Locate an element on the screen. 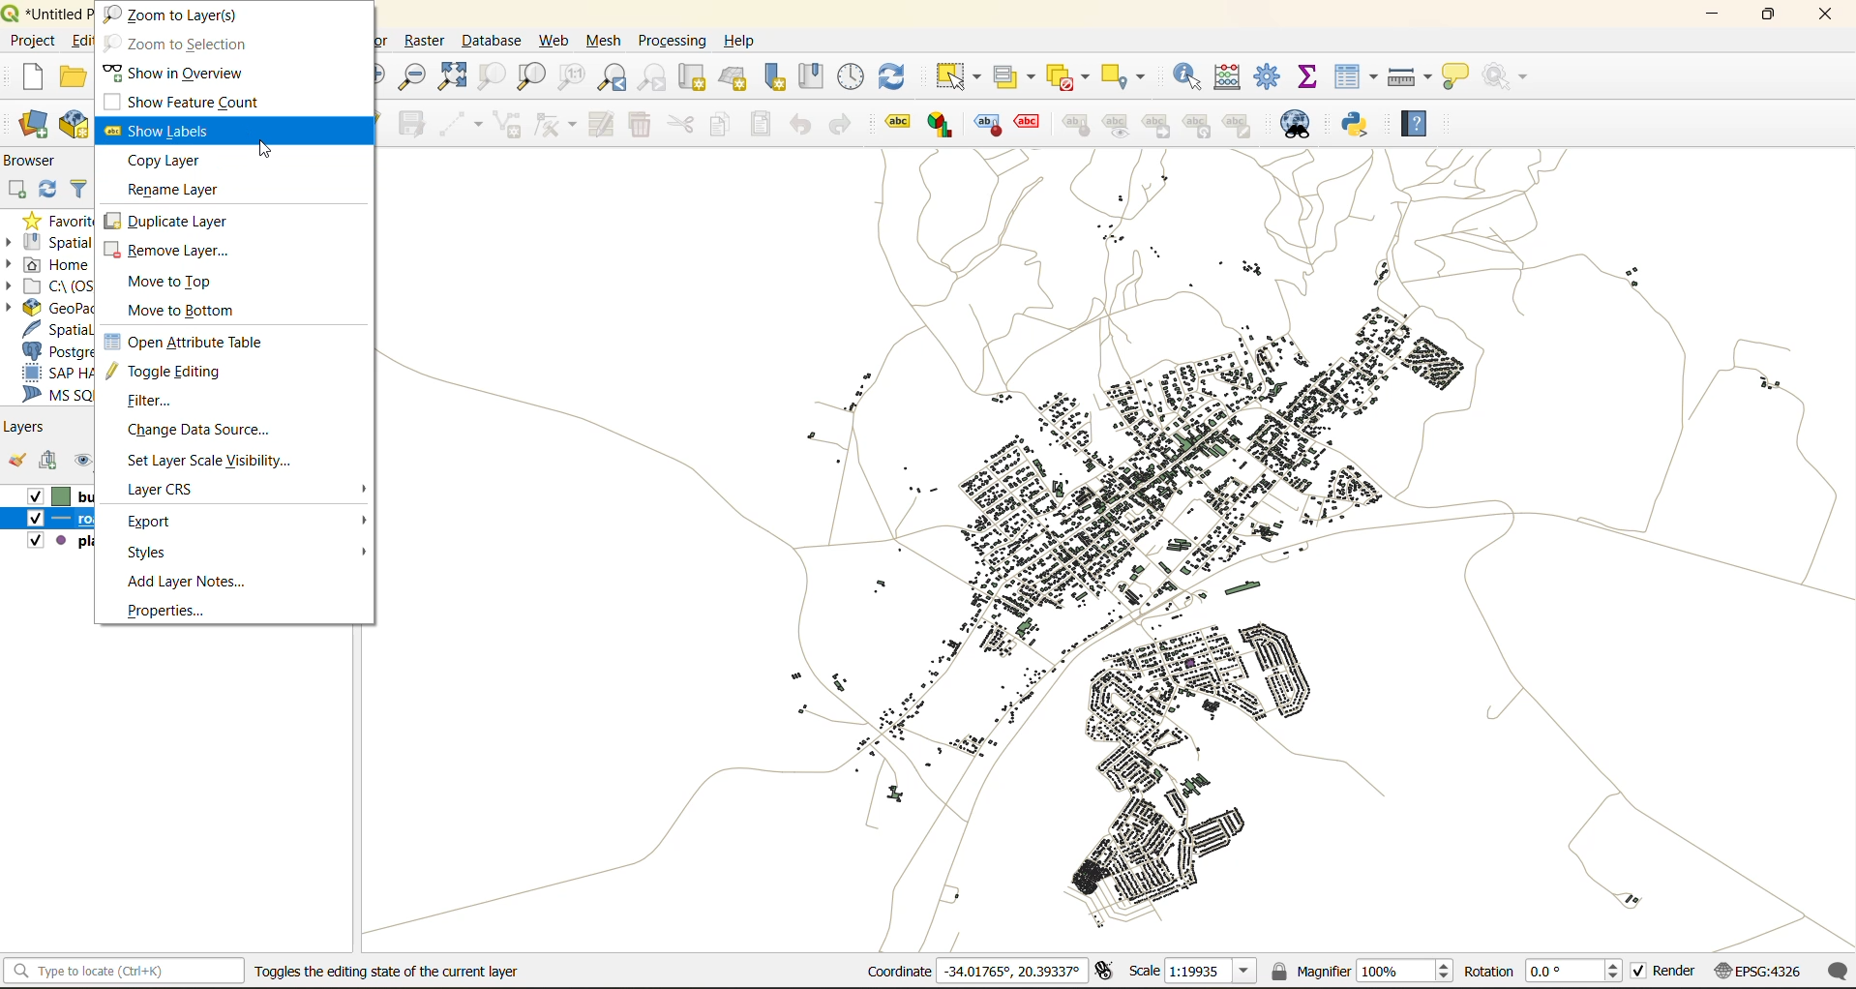  layer diagram options is located at coordinates (943, 125).